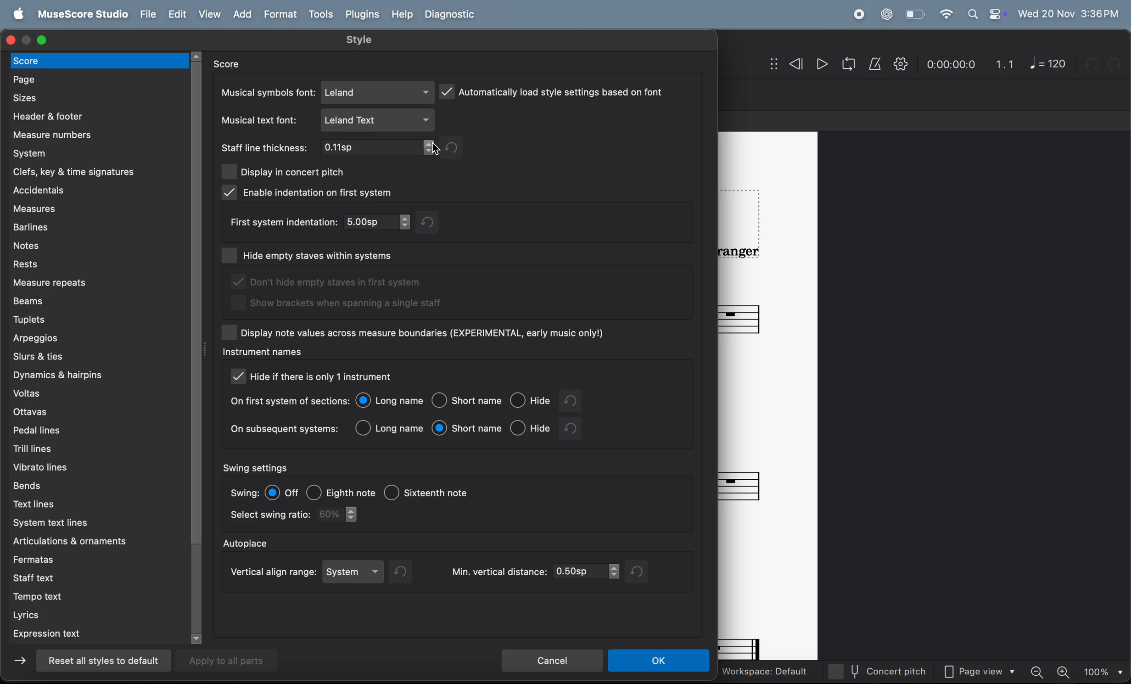 This screenshot has height=684, width=1131. I want to click on sizes, so click(95, 97).